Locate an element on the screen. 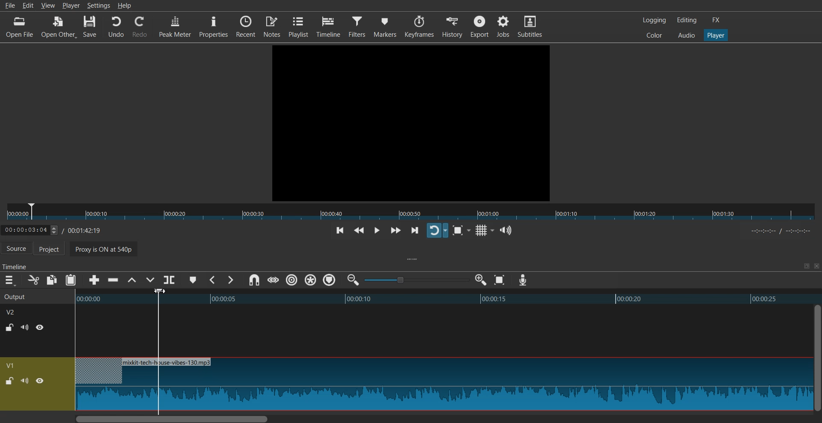  Notes is located at coordinates (272, 26).